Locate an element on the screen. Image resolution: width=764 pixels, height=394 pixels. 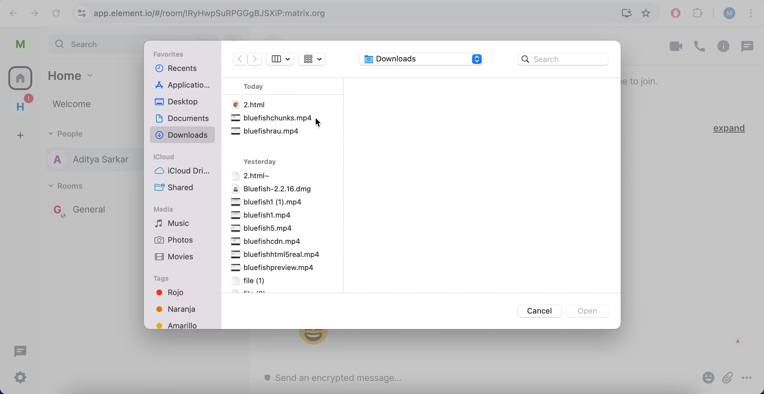
file is located at coordinates (248, 281).